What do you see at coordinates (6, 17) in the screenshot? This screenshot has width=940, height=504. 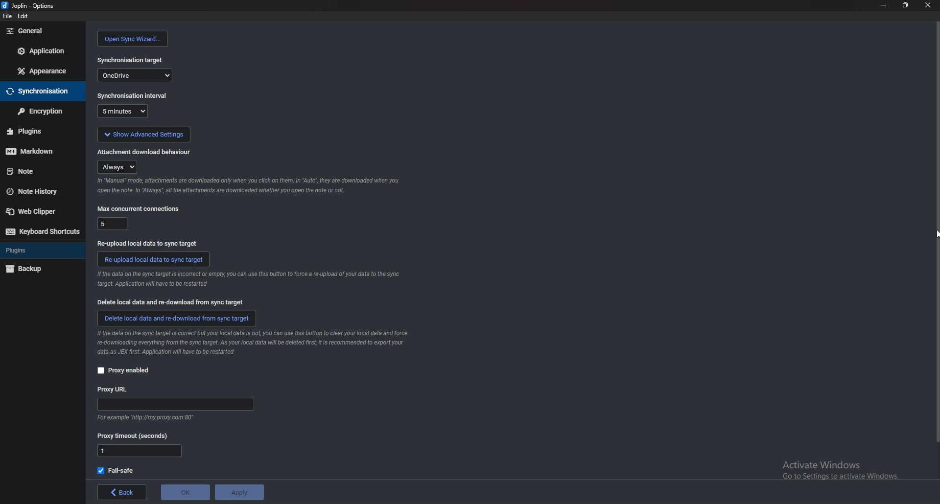 I see `file` at bounding box center [6, 17].